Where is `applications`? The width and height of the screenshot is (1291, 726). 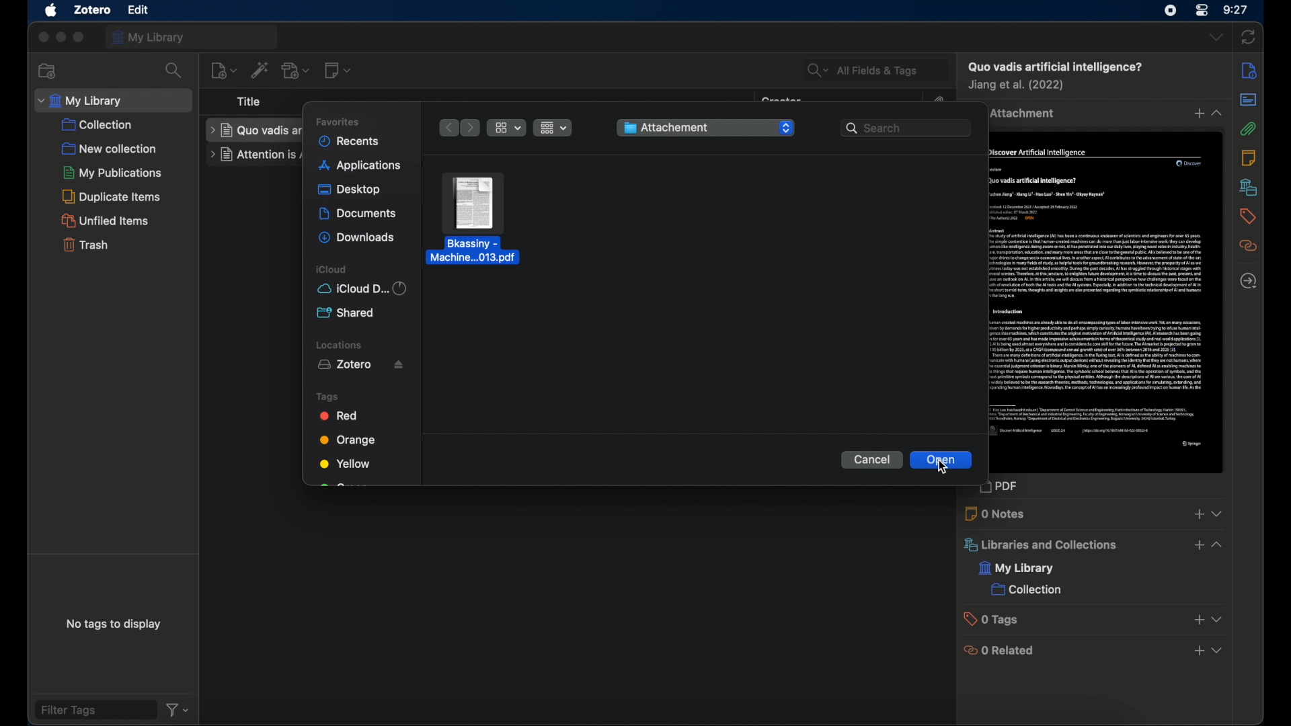 applications is located at coordinates (360, 166).